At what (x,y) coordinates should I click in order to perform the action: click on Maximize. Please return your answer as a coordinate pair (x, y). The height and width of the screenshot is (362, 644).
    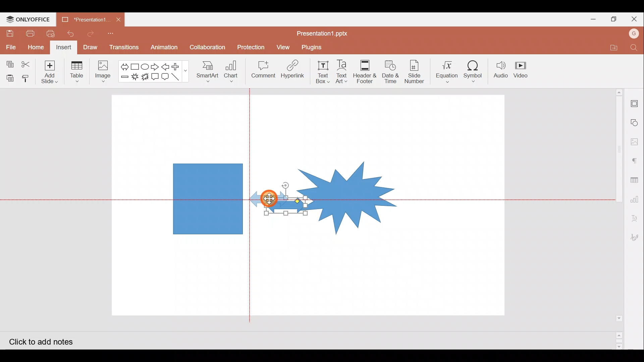
    Looking at the image, I should click on (612, 18).